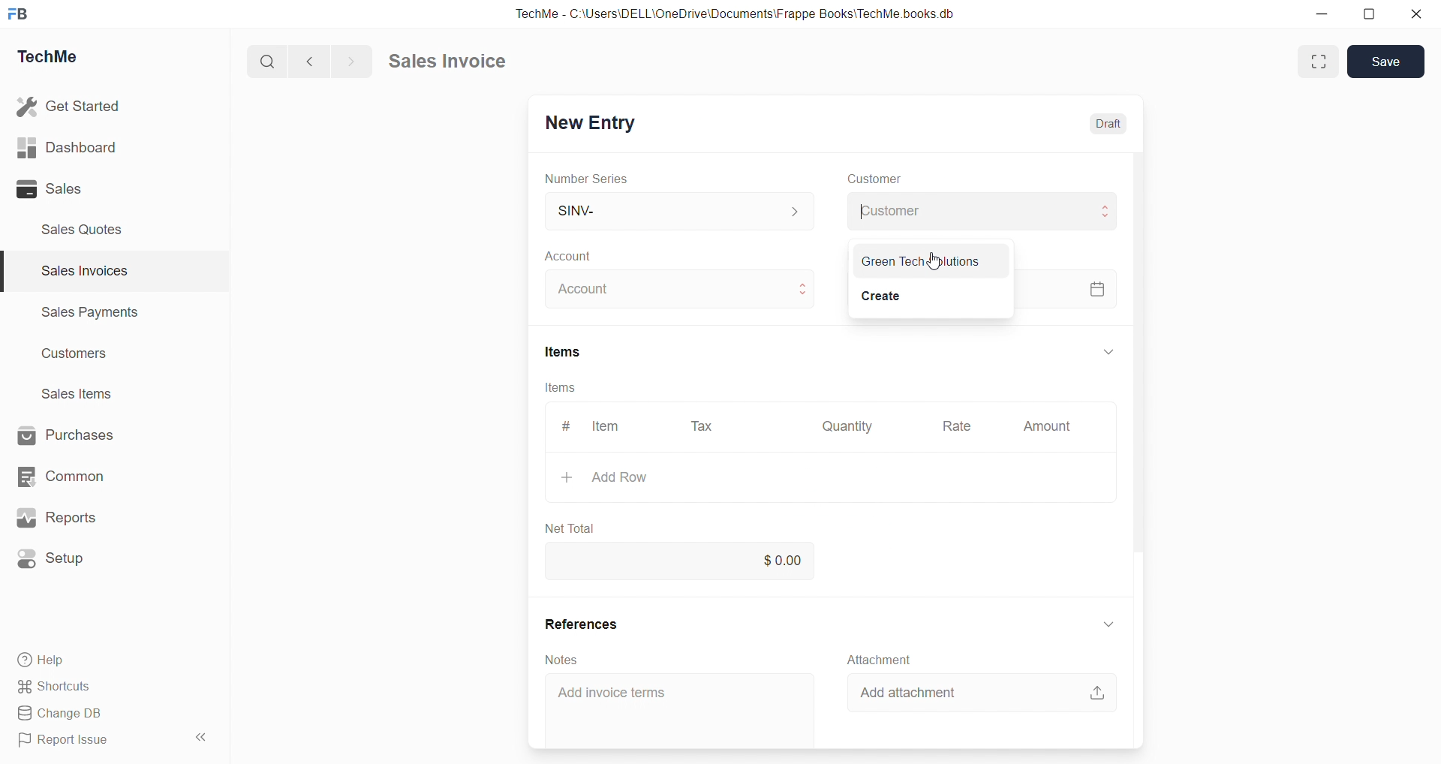 The width and height of the screenshot is (1441, 764). What do you see at coordinates (77, 355) in the screenshot?
I see `Customers` at bounding box center [77, 355].